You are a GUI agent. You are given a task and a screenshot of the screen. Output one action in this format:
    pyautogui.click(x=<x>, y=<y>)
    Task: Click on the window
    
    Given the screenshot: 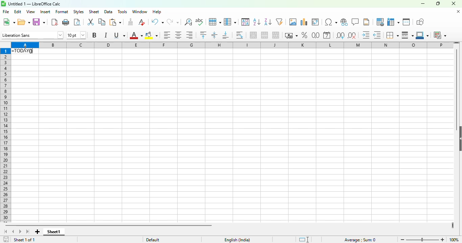 What is the action you would take?
    pyautogui.click(x=140, y=11)
    